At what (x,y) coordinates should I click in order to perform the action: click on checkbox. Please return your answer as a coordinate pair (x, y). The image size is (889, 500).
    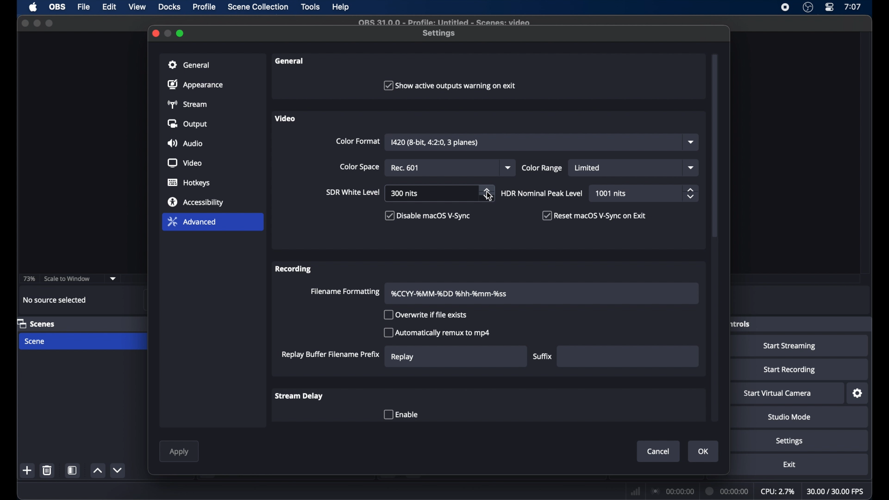
    Looking at the image, I should click on (438, 332).